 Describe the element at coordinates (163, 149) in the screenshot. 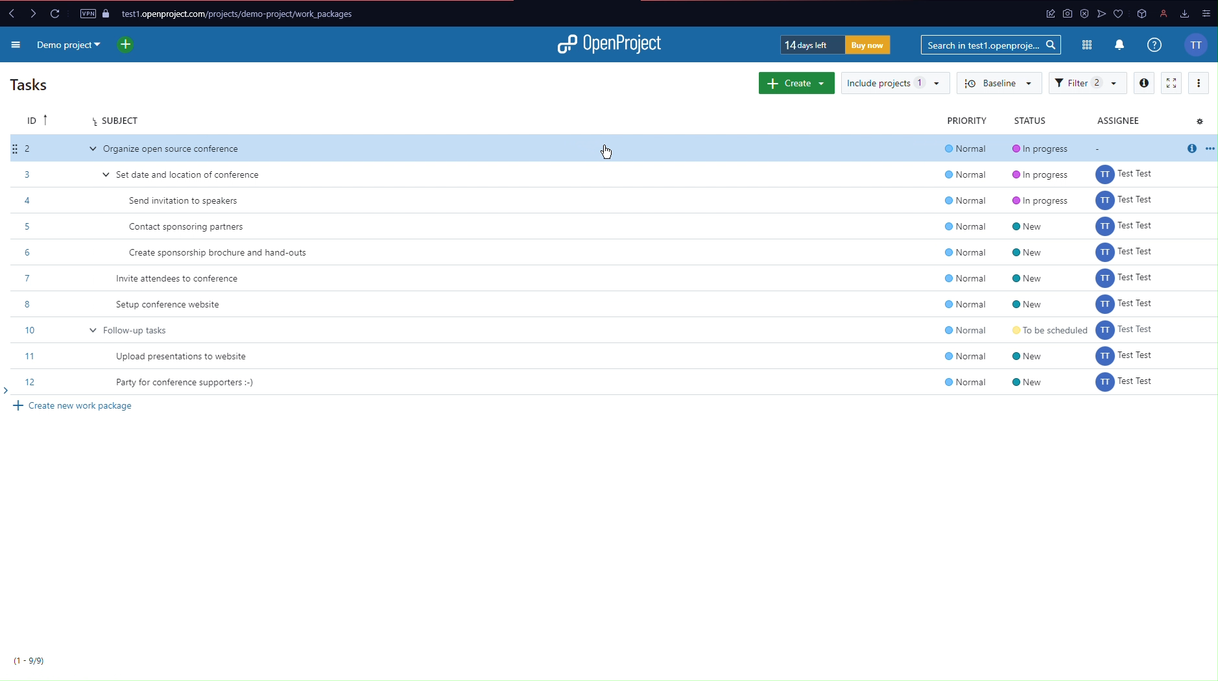

I see `Organize open source conference` at that location.